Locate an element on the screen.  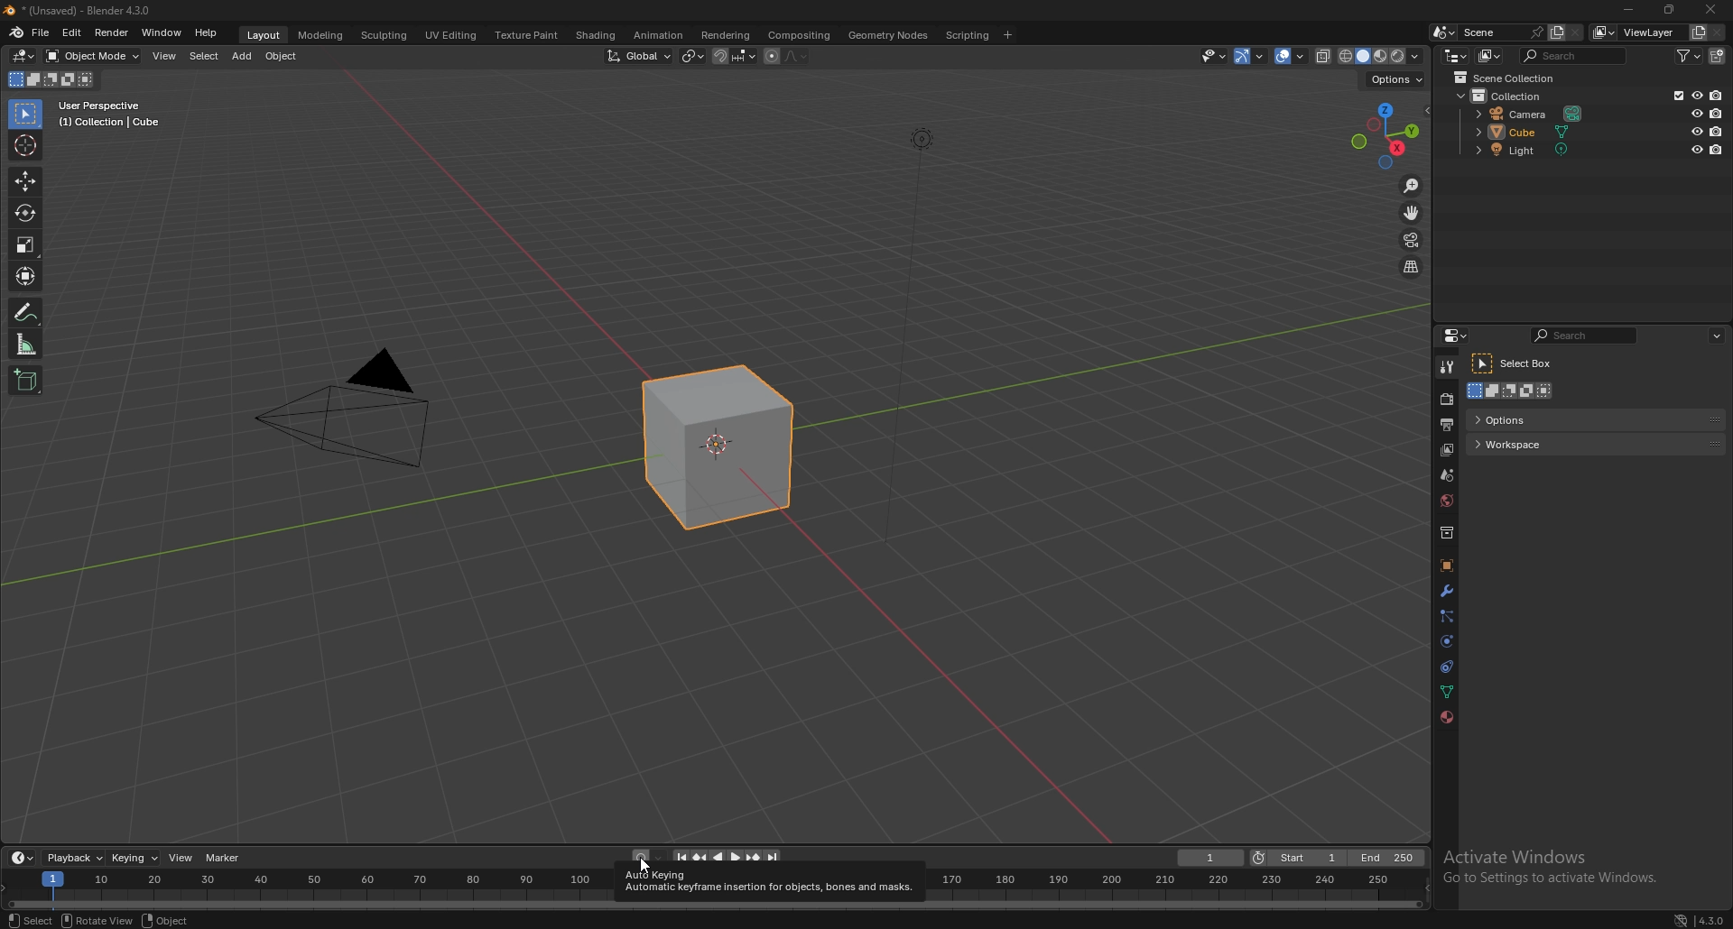
scale is located at coordinates (25, 244).